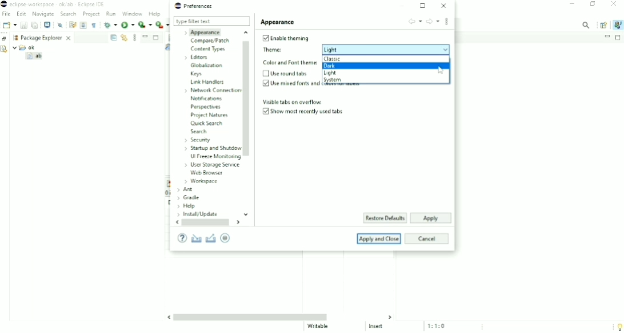 The width and height of the screenshot is (624, 333). What do you see at coordinates (94, 25) in the screenshot?
I see `Show Whitespace Characters` at bounding box center [94, 25].